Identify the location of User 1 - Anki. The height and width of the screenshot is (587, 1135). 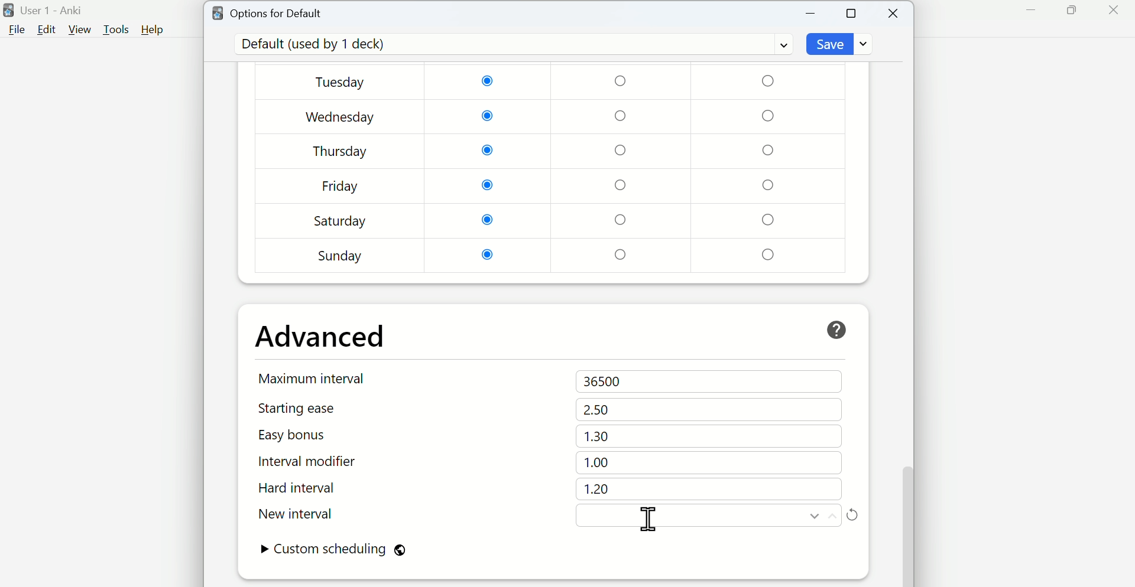
(46, 11).